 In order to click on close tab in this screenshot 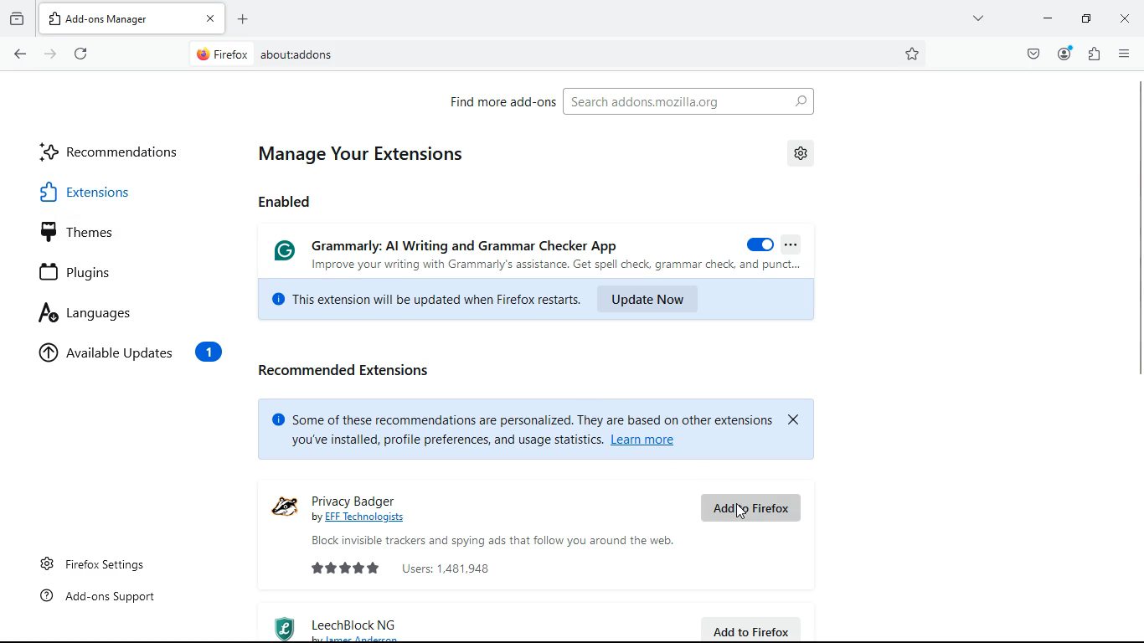, I will do `click(211, 17)`.